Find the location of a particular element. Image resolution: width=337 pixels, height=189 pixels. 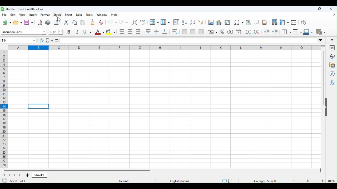

clear formatting is located at coordinates (101, 21).